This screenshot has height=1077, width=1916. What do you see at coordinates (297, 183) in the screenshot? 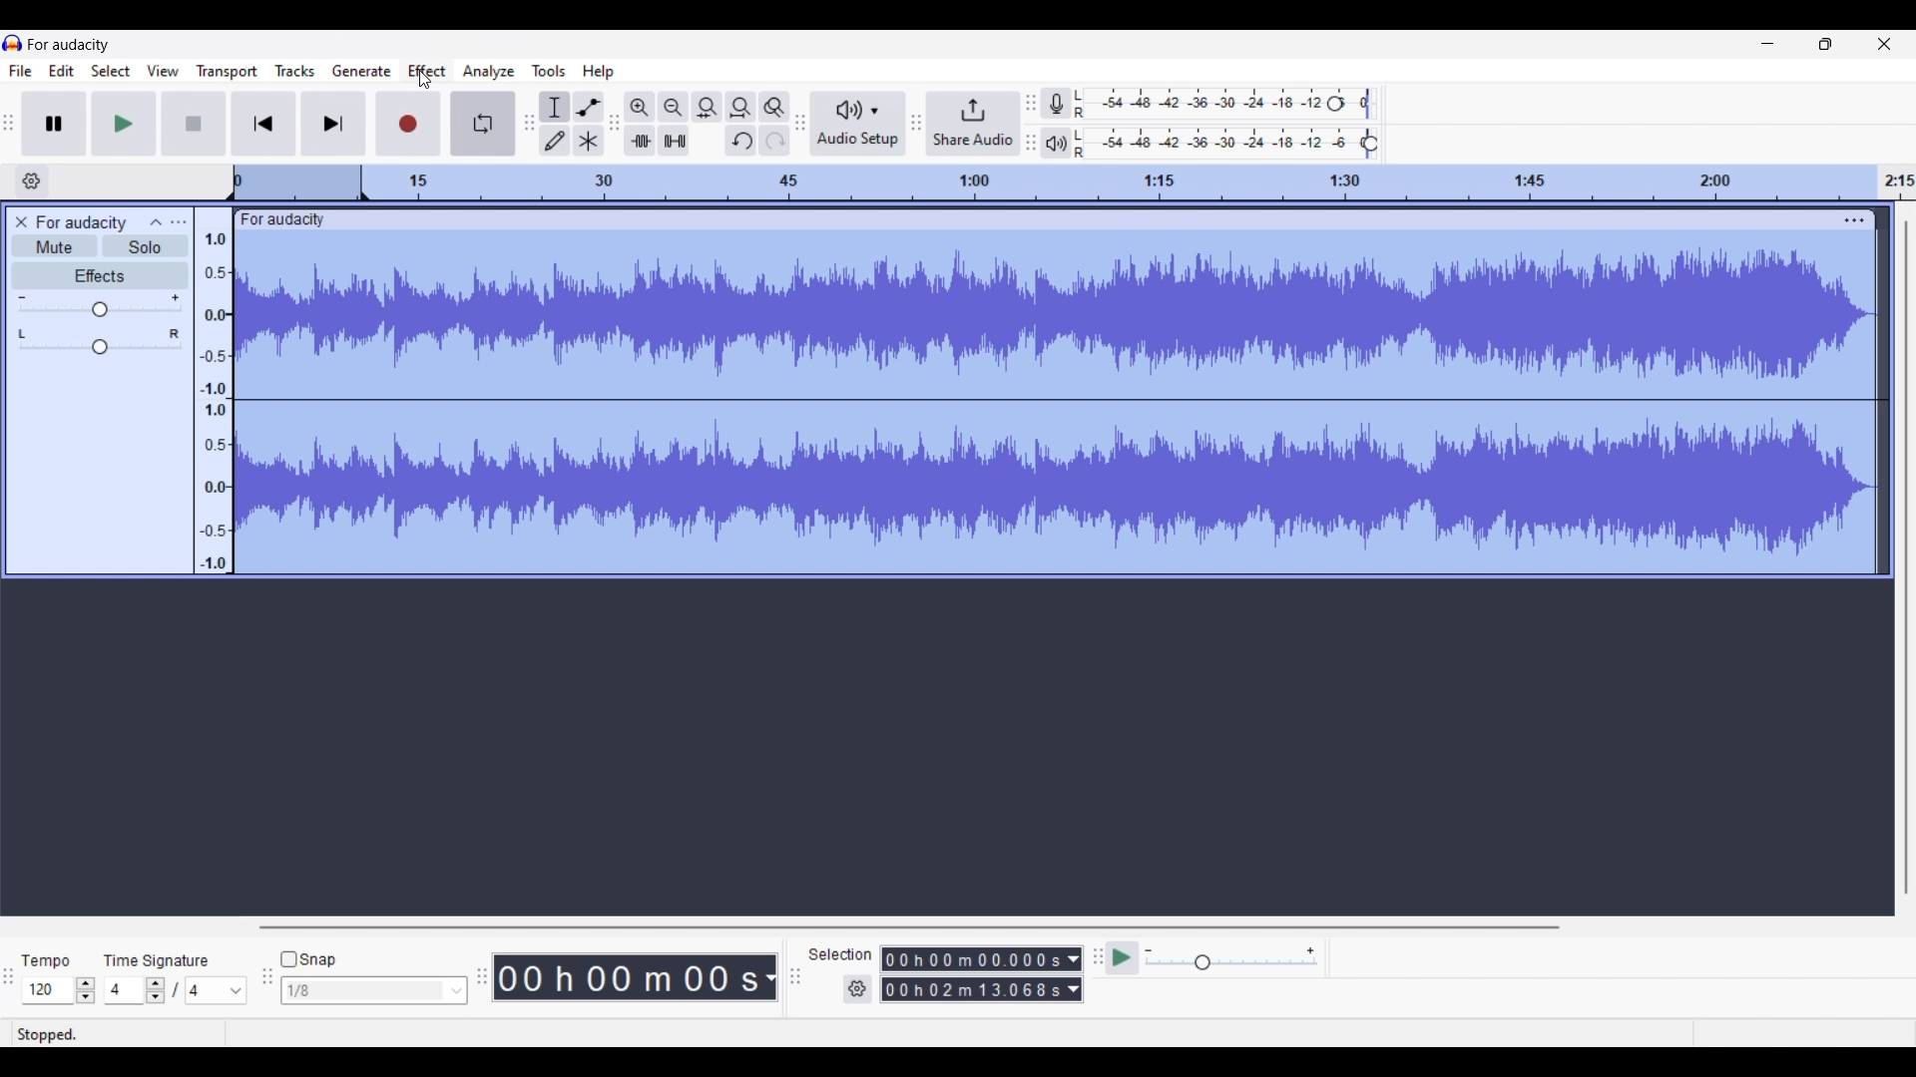
I see `Header space ` at bounding box center [297, 183].